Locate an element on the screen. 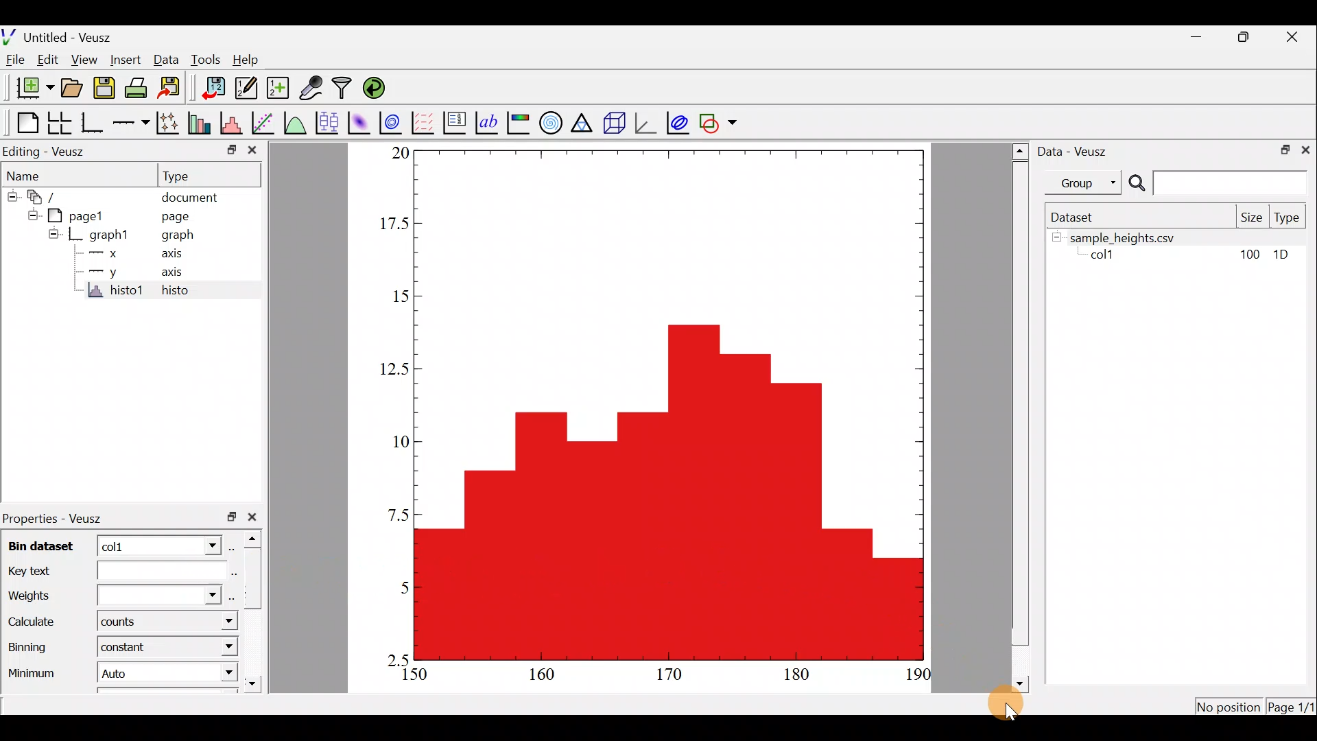  17.5 is located at coordinates (391, 224).